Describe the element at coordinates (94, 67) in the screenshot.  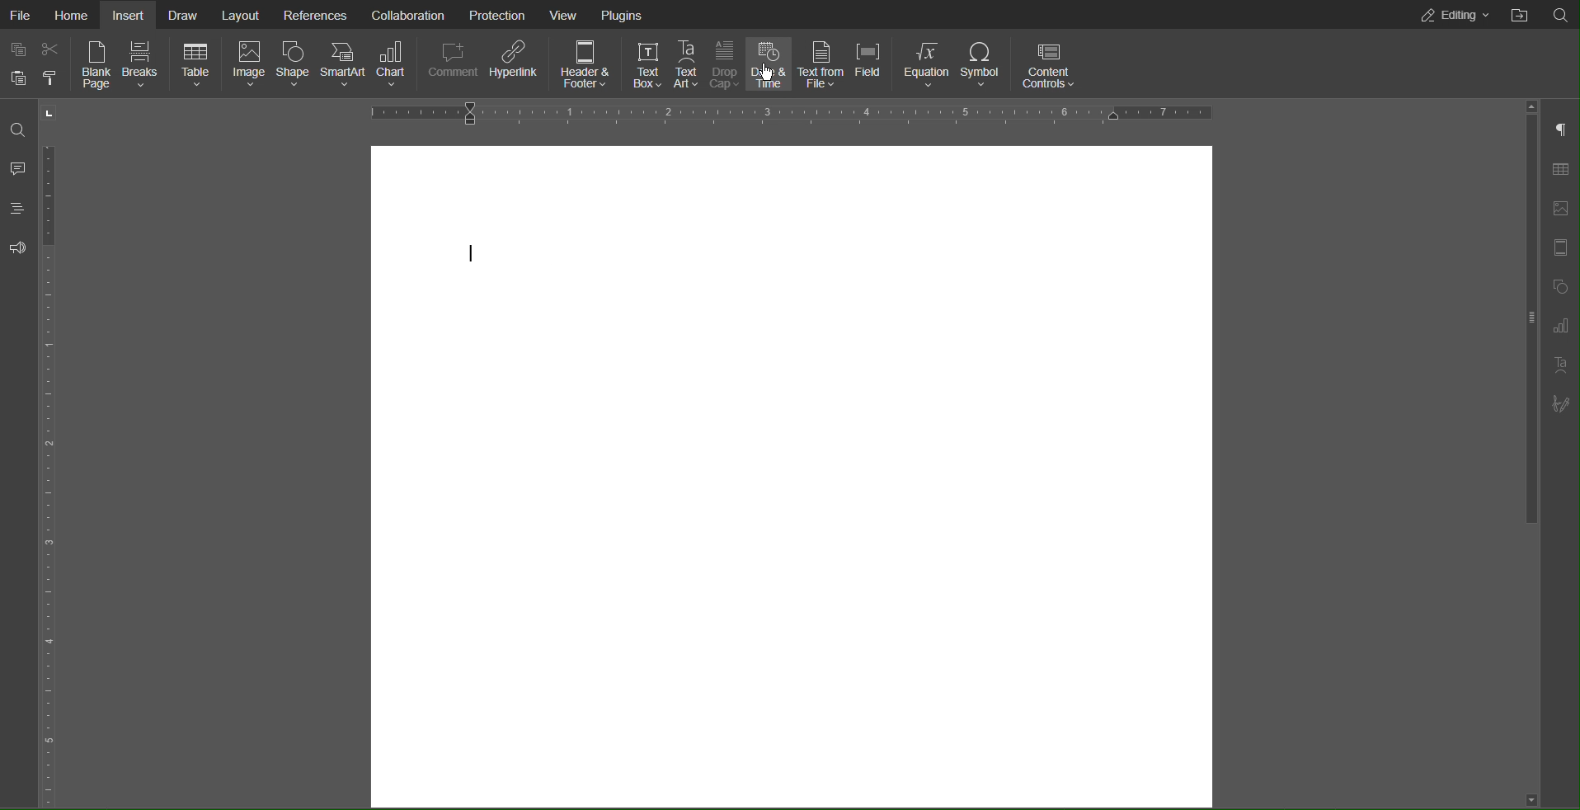
I see `Blank Page` at that location.